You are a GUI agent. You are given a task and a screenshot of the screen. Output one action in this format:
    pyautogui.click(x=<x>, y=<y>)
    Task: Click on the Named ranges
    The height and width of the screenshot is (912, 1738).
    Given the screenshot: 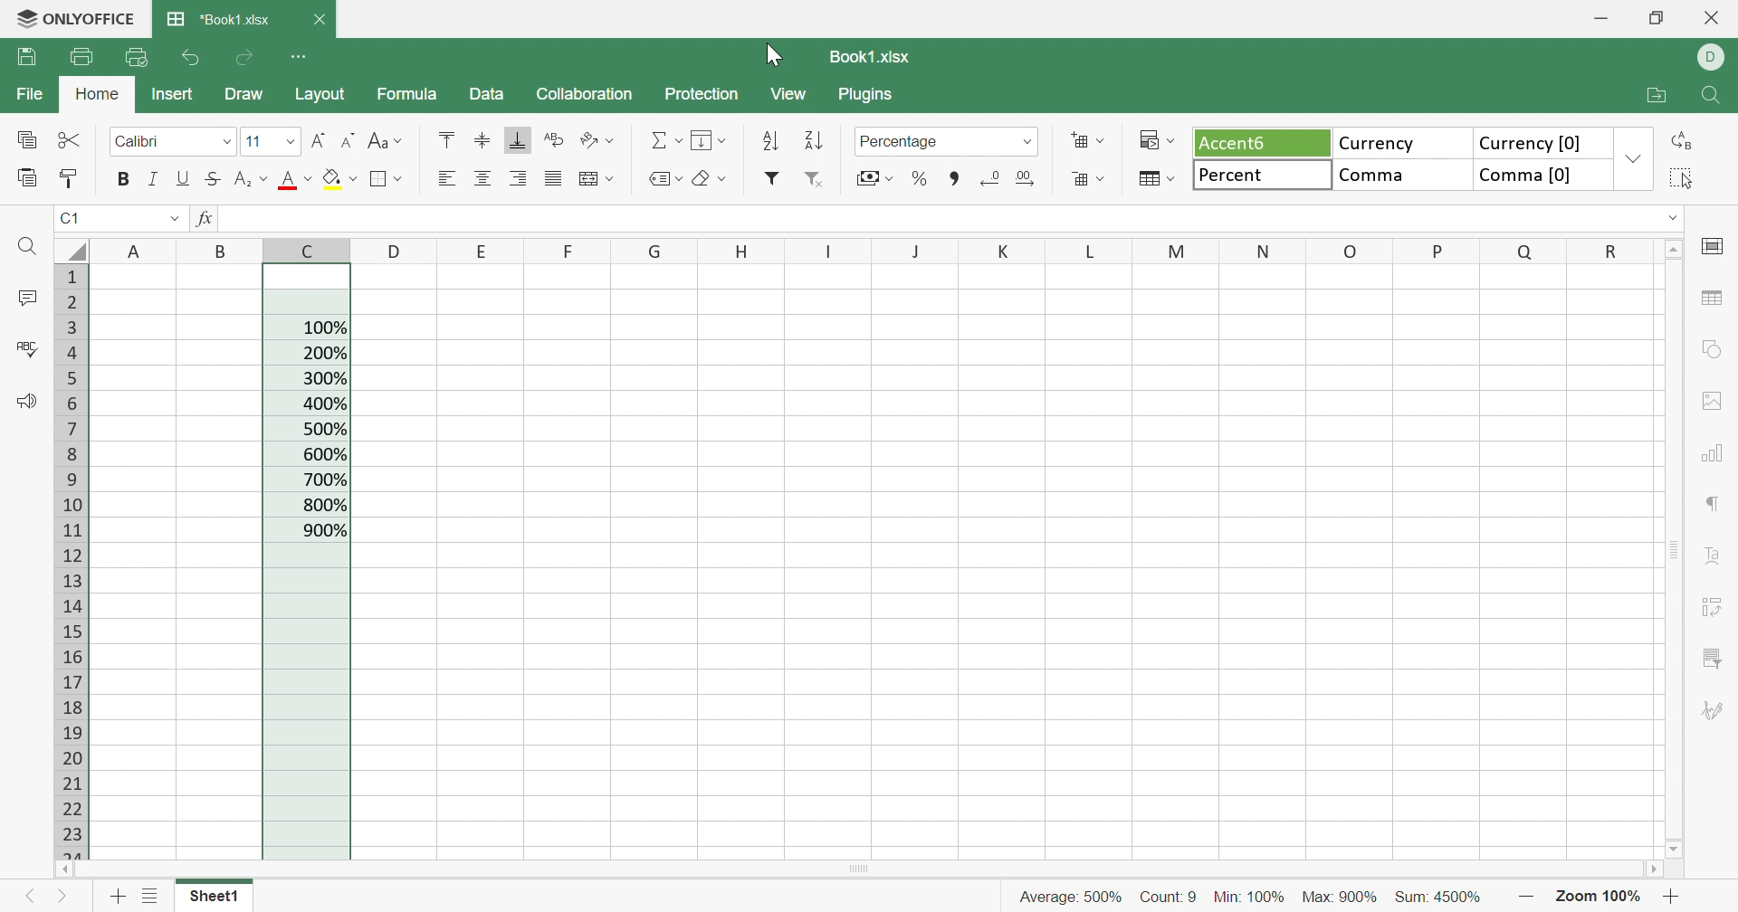 What is the action you would take?
    pyautogui.click(x=664, y=178)
    